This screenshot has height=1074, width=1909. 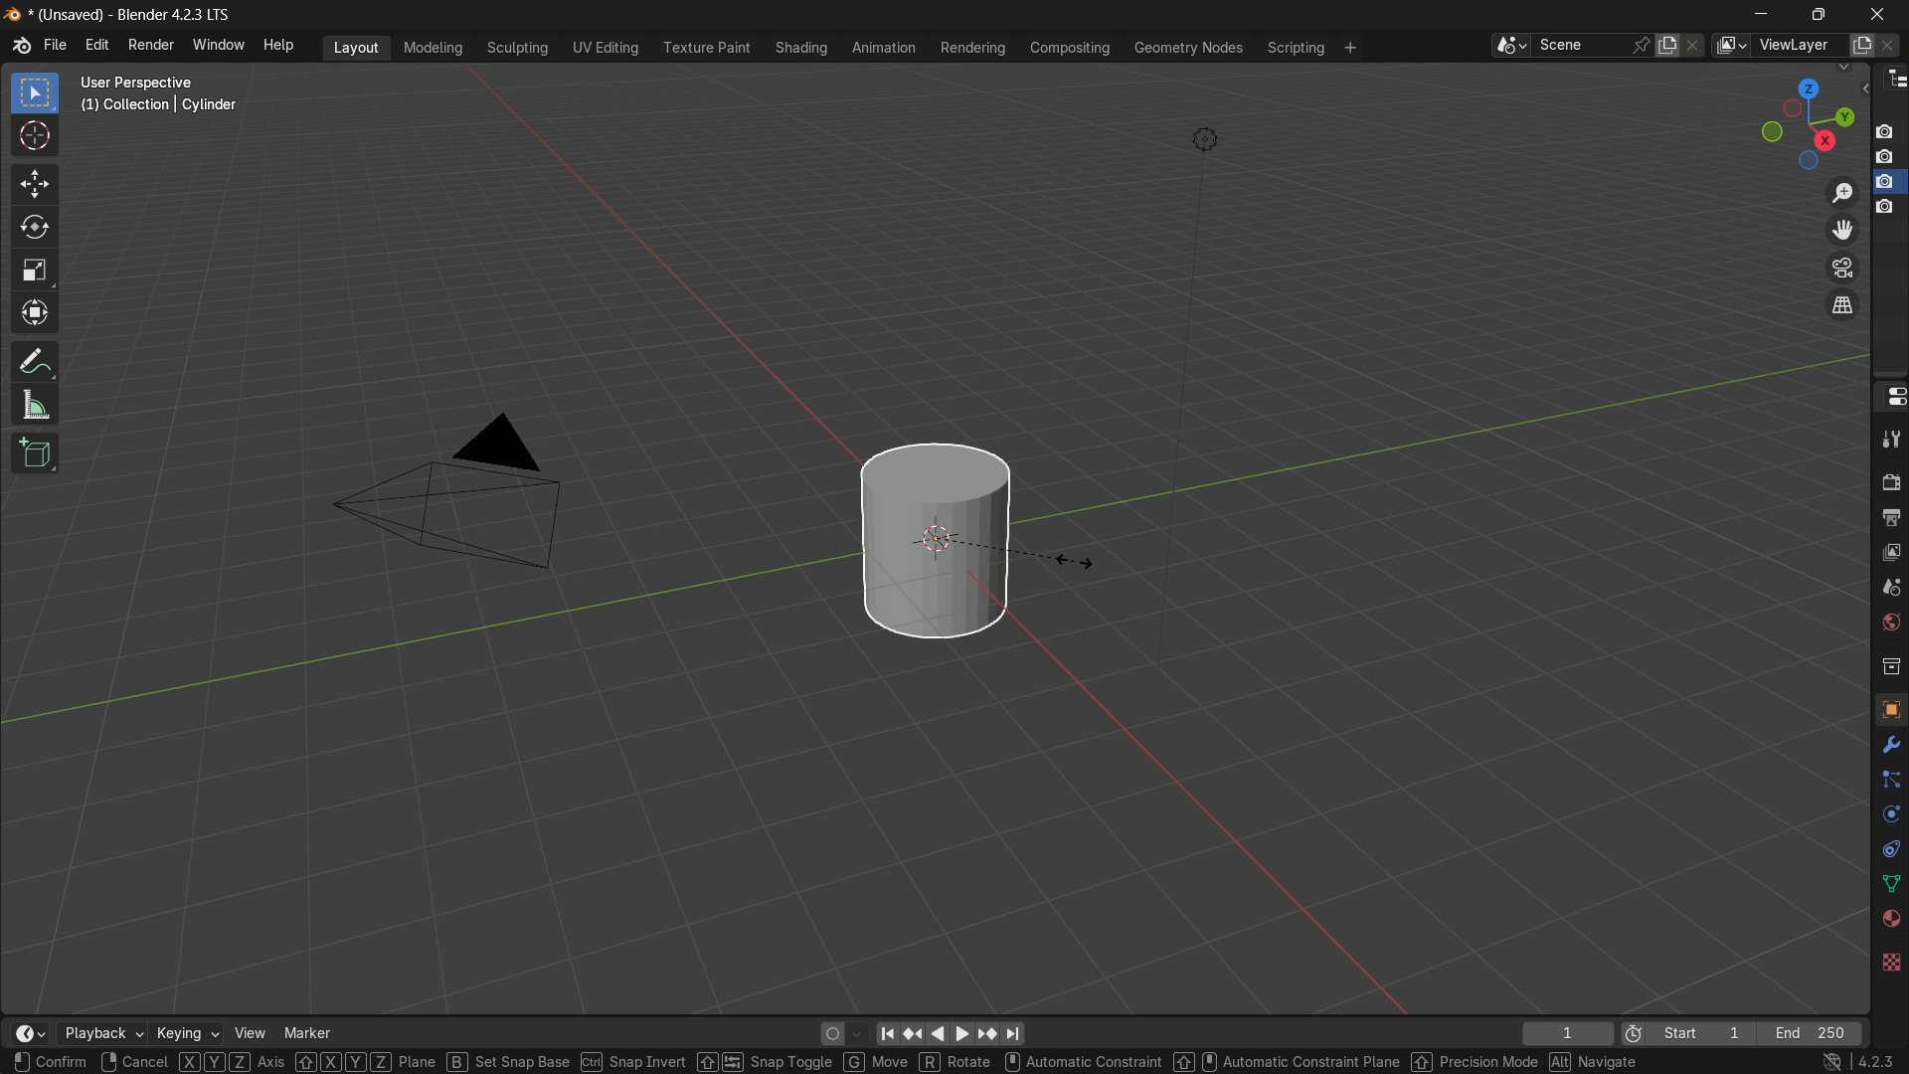 I want to click on add viewlayer, so click(x=1861, y=46).